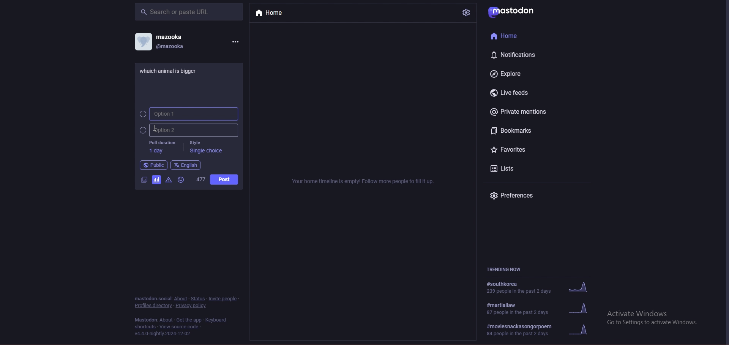  I want to click on word limit, so click(200, 180).